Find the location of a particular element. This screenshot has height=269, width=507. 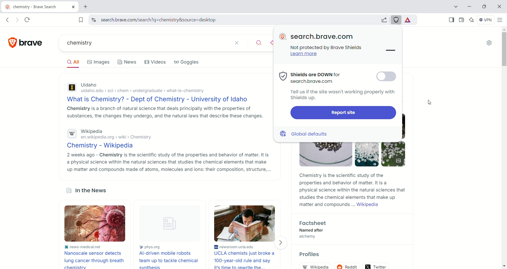

leo AI is located at coordinates (272, 43).